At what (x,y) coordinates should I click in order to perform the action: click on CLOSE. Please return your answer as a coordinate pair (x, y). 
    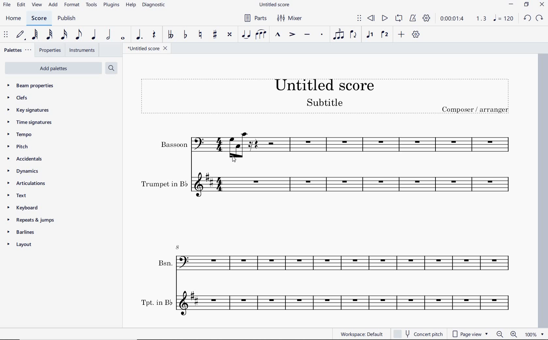
    Looking at the image, I should click on (542, 5).